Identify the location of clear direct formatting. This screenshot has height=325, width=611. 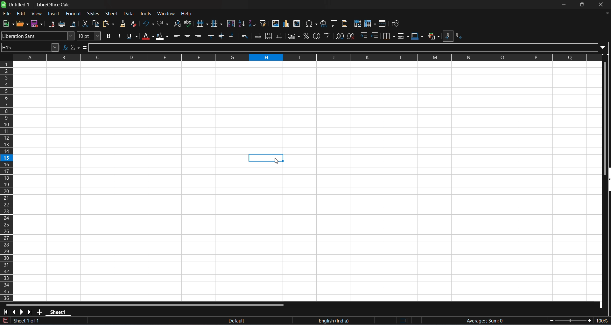
(134, 24).